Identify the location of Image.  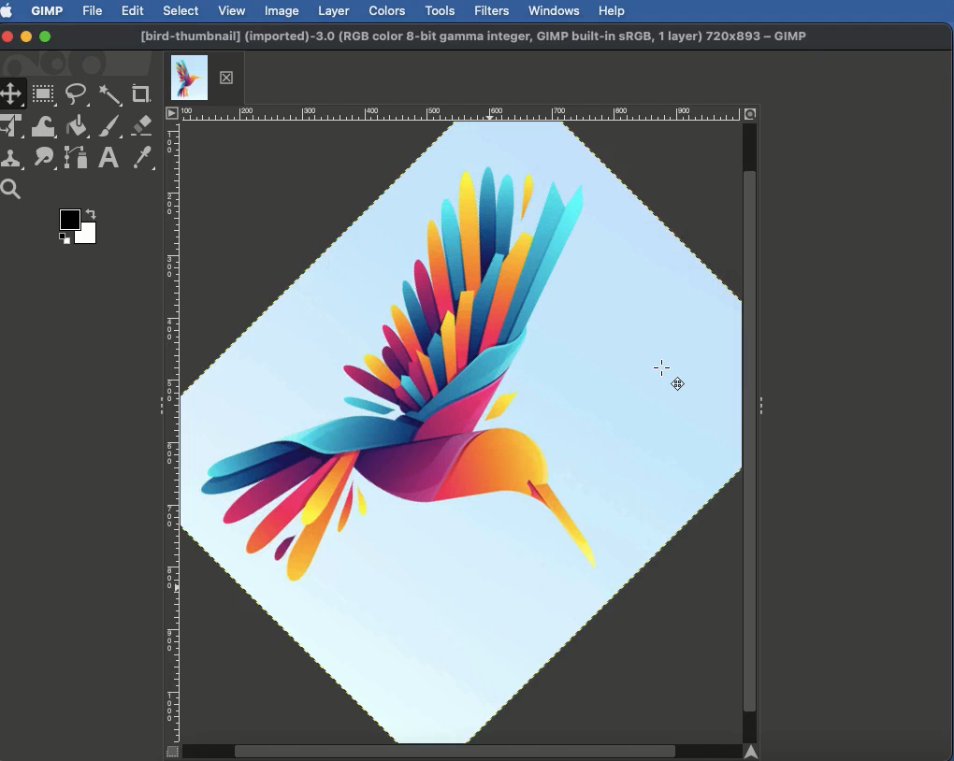
(282, 10).